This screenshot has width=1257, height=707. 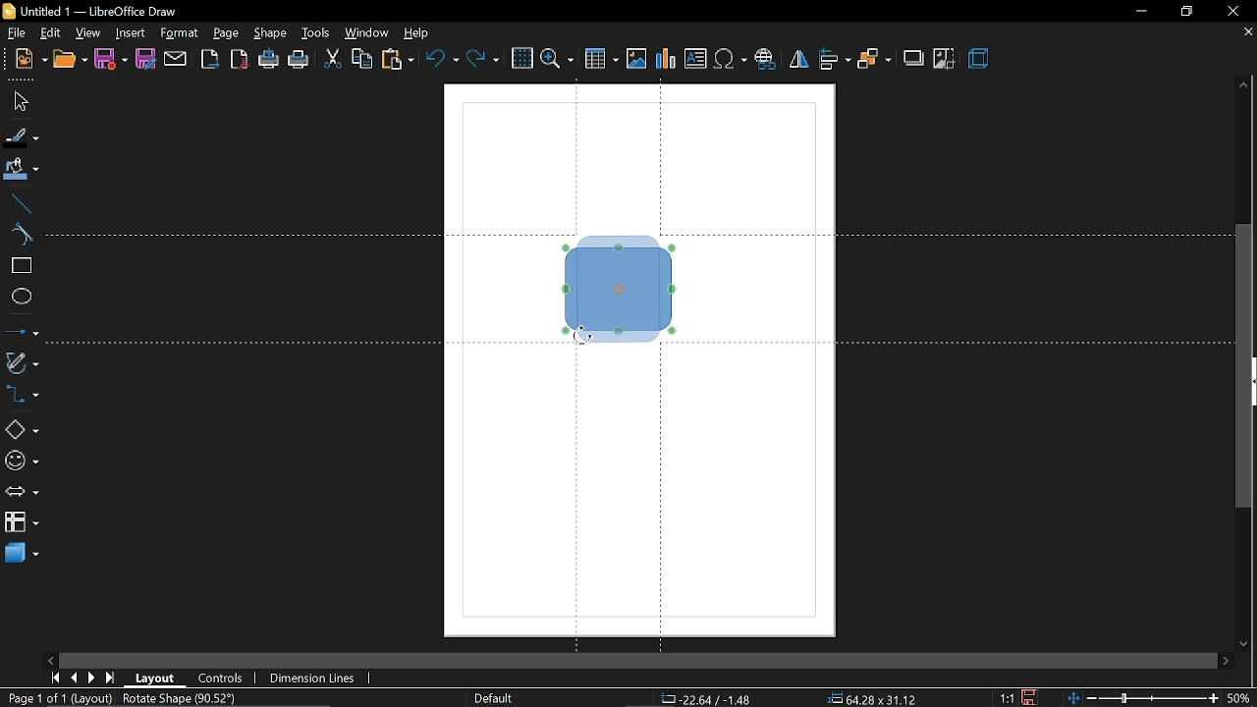 I want to click on flowchart, so click(x=22, y=522).